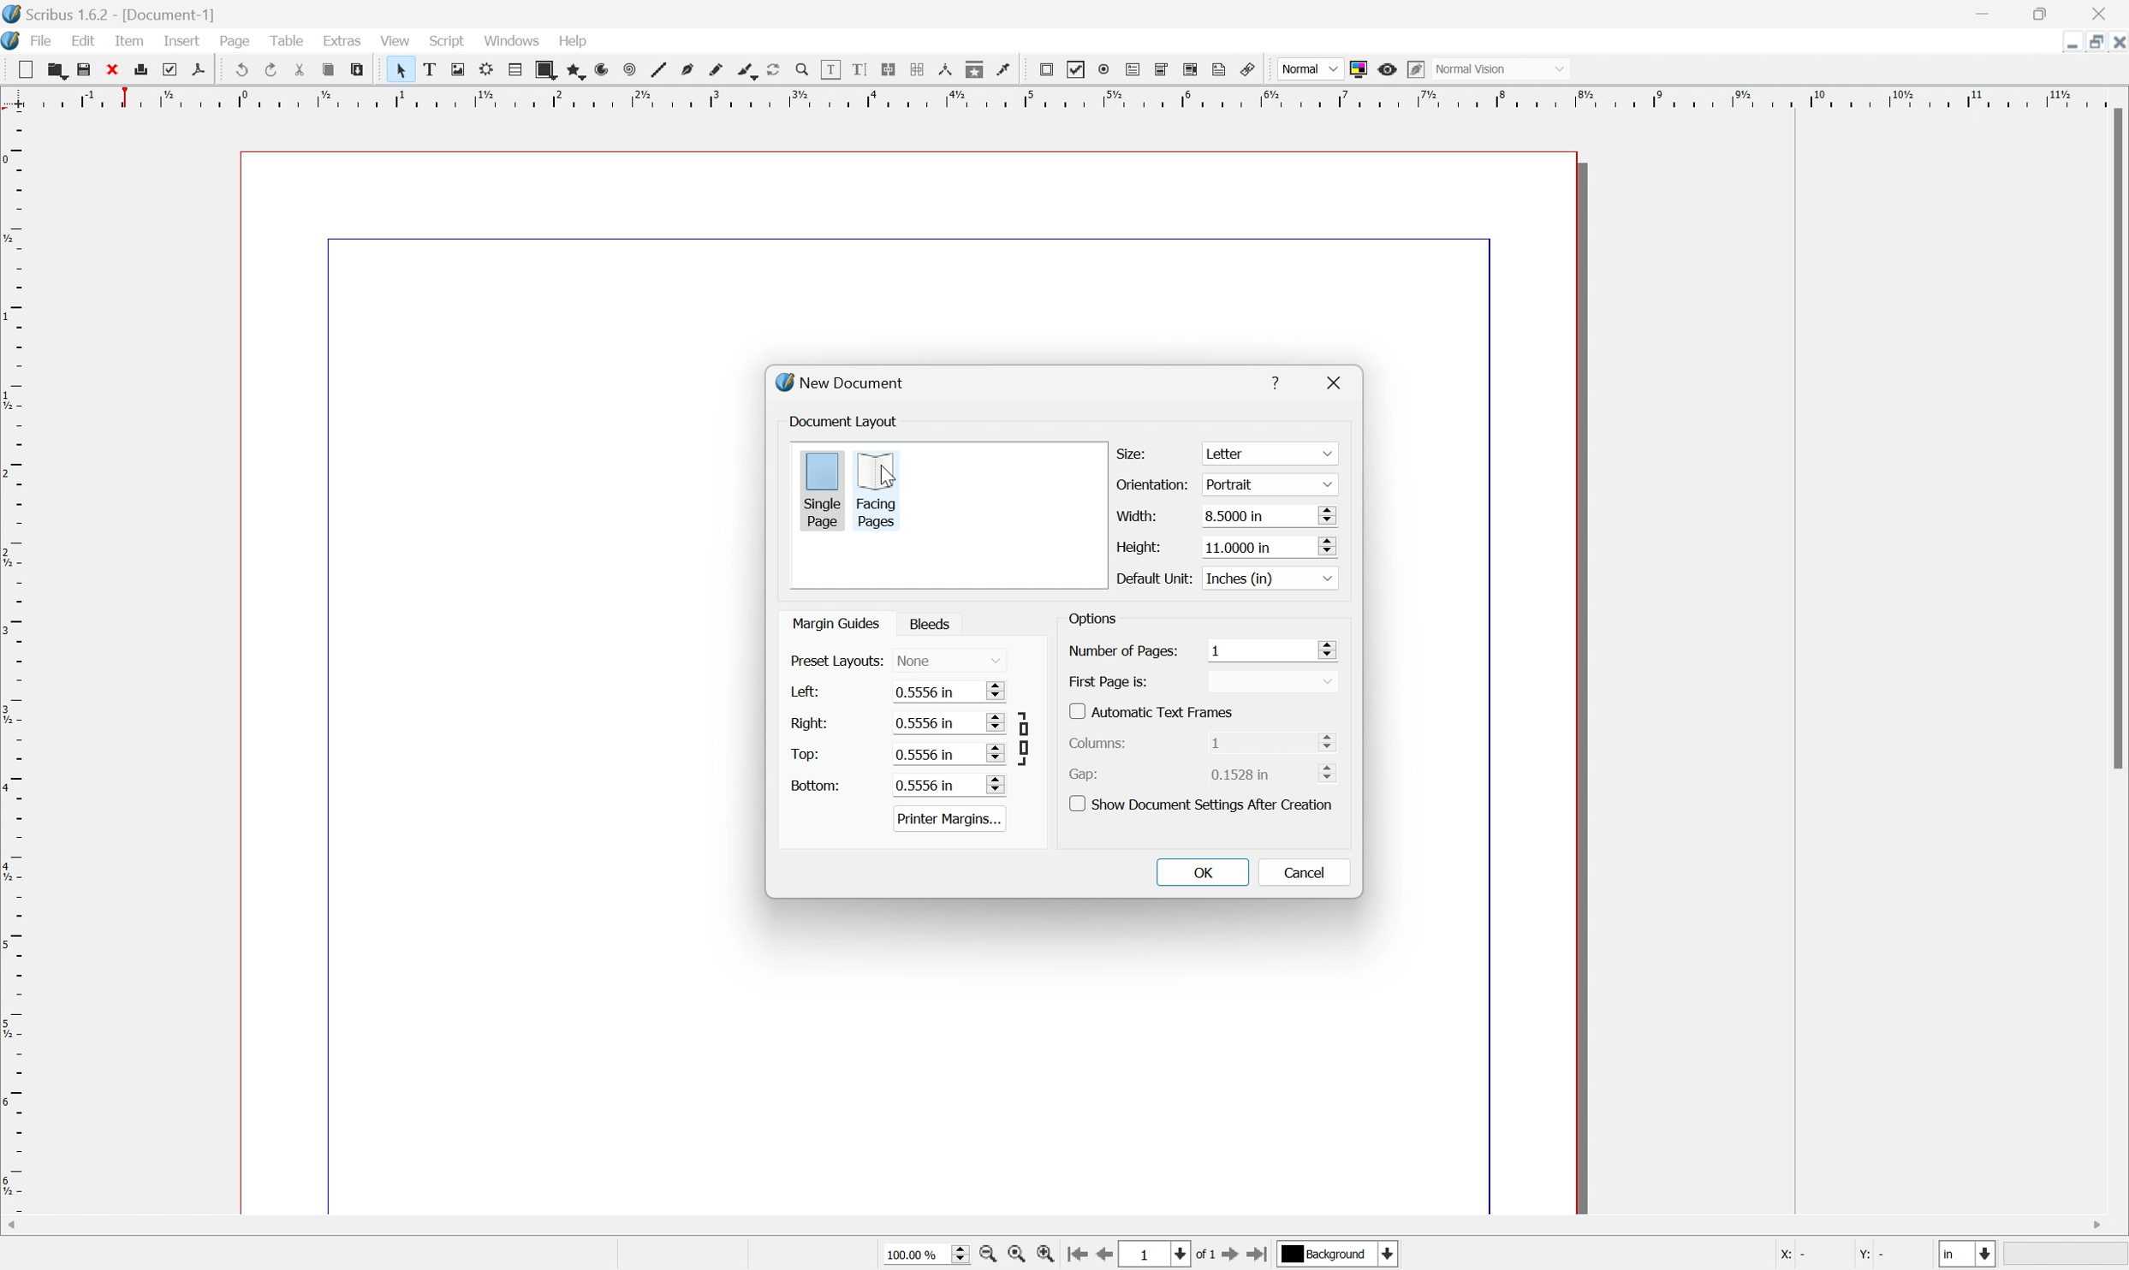  I want to click on pdf combo box, so click(1163, 68).